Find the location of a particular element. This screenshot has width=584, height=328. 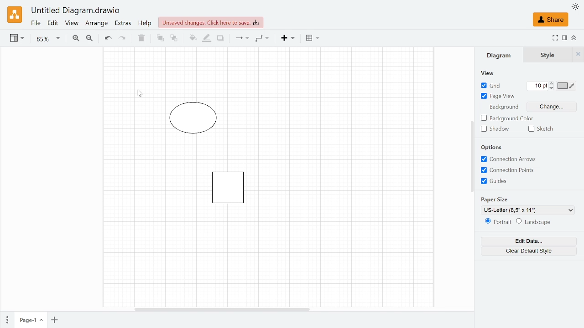

Connections Points is located at coordinates (509, 171).